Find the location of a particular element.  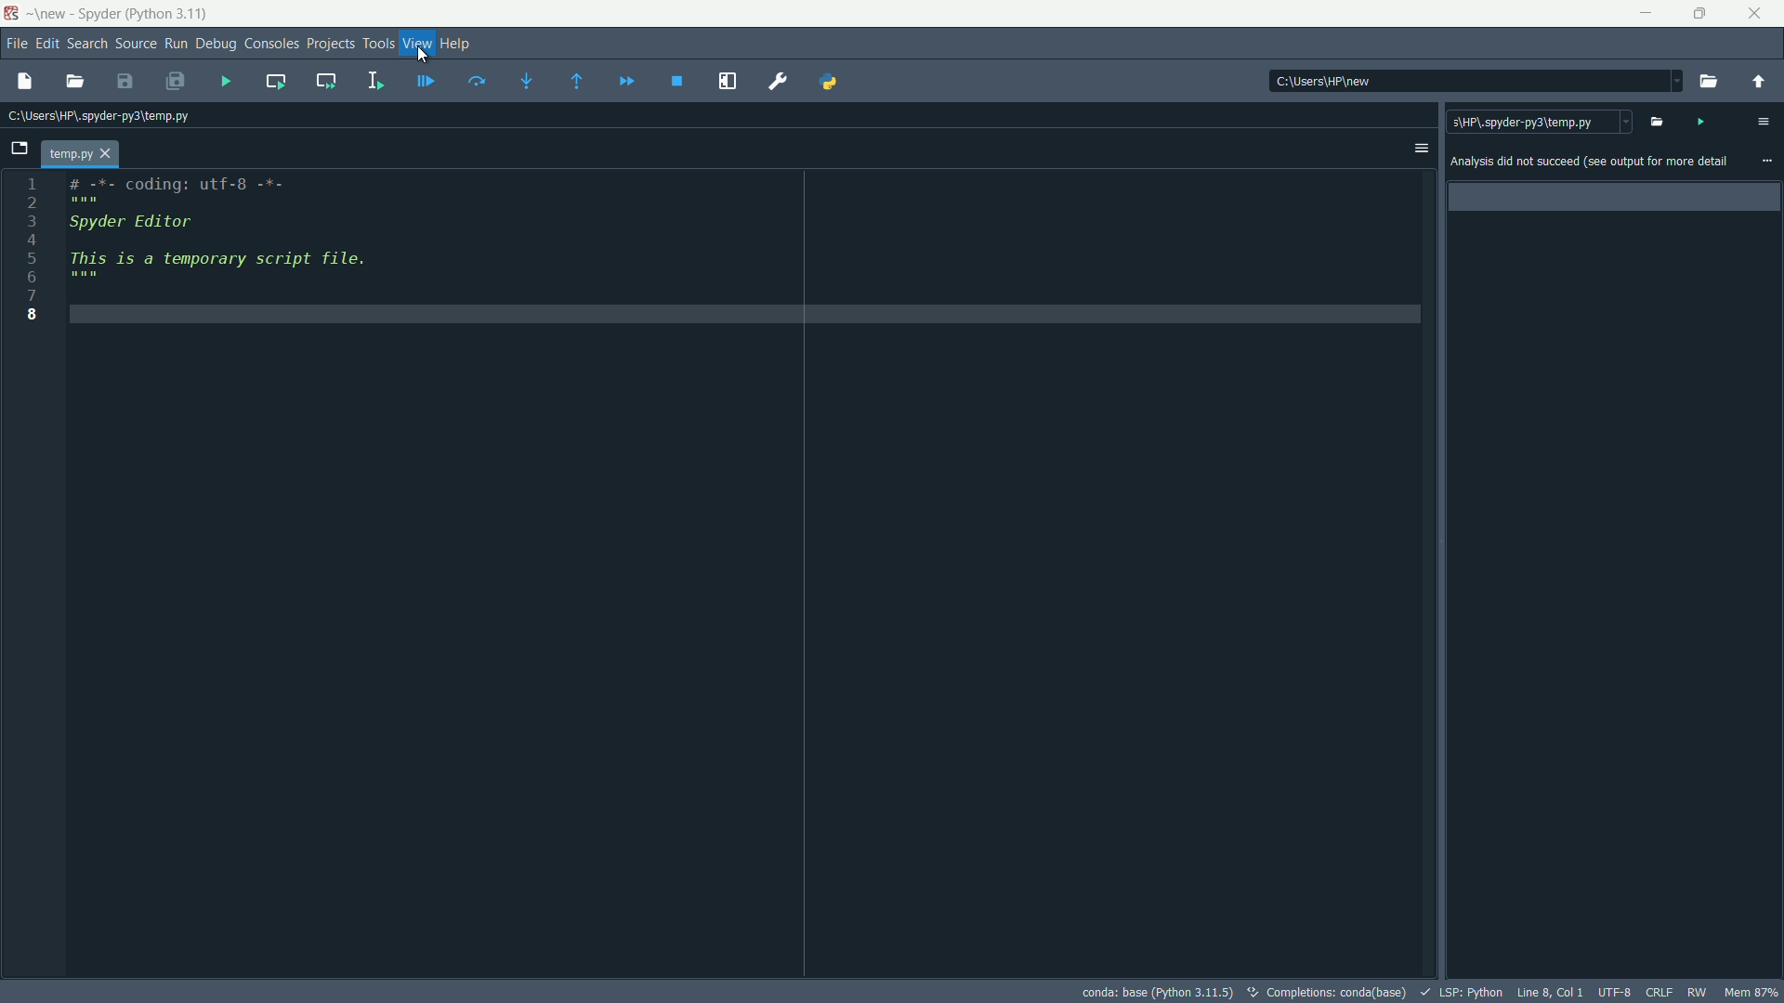

save all files is located at coordinates (175, 81).